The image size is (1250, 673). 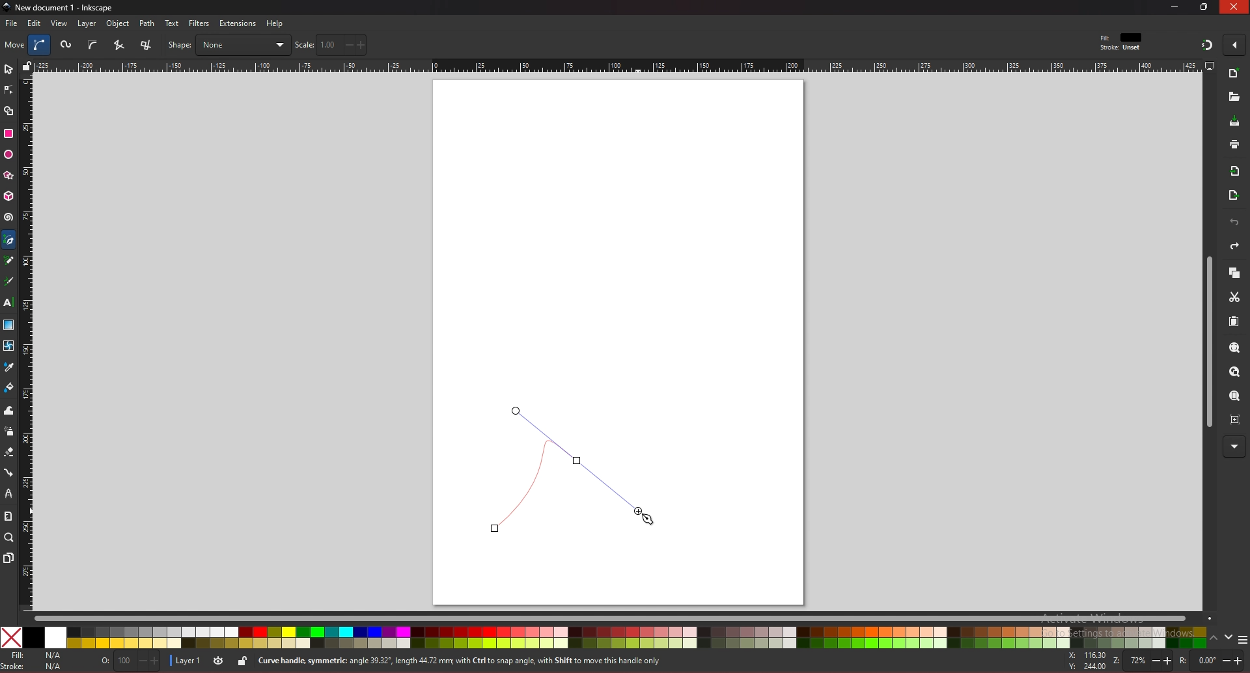 What do you see at coordinates (35, 666) in the screenshot?
I see `stroke` at bounding box center [35, 666].